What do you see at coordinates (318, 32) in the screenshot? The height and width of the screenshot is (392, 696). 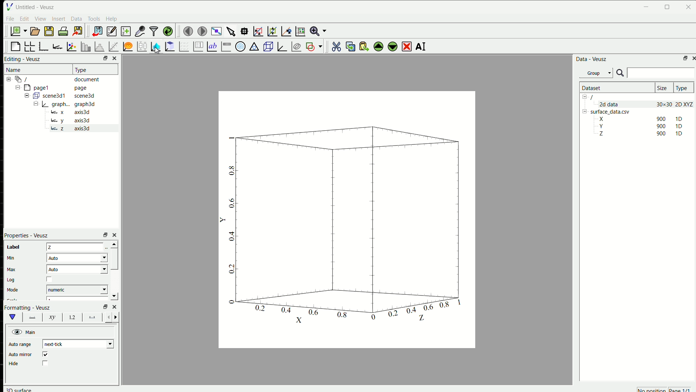 I see `zoom functions menu` at bounding box center [318, 32].